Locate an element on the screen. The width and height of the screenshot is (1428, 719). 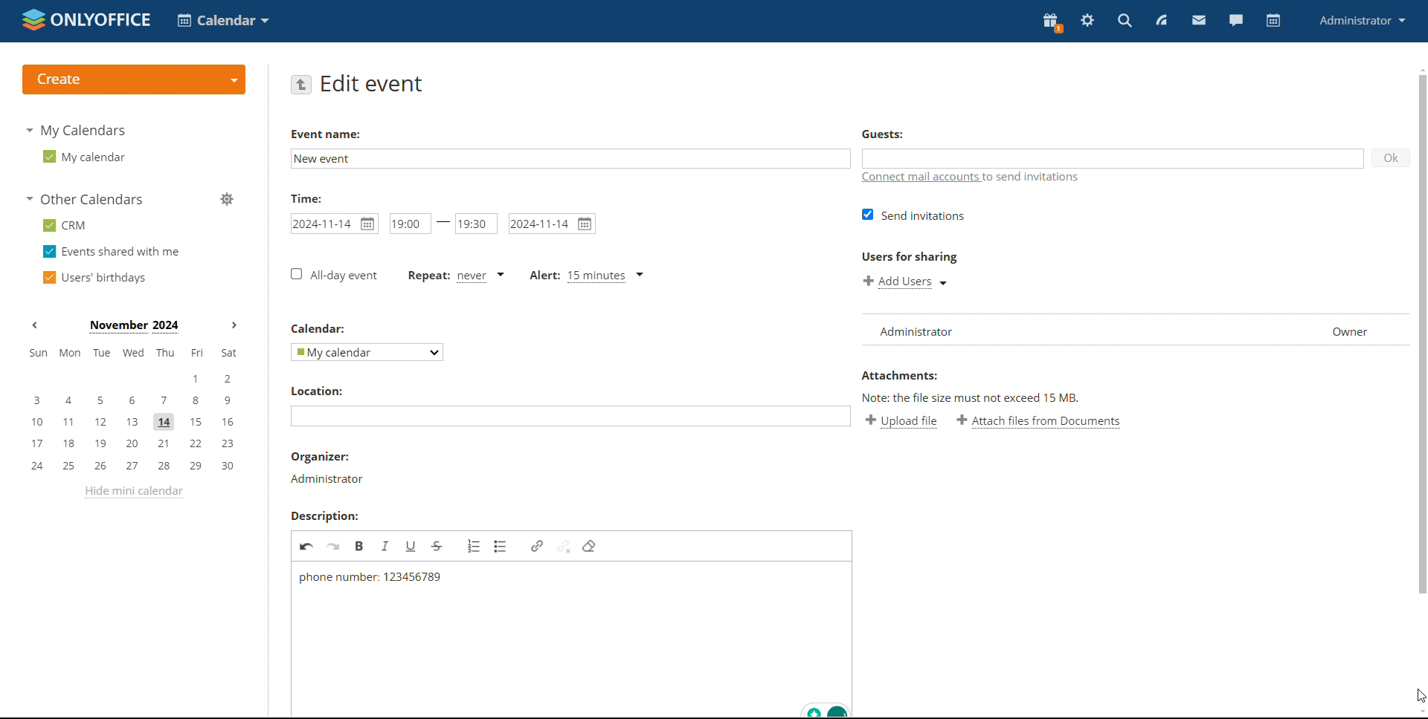
select calendar is located at coordinates (368, 352).